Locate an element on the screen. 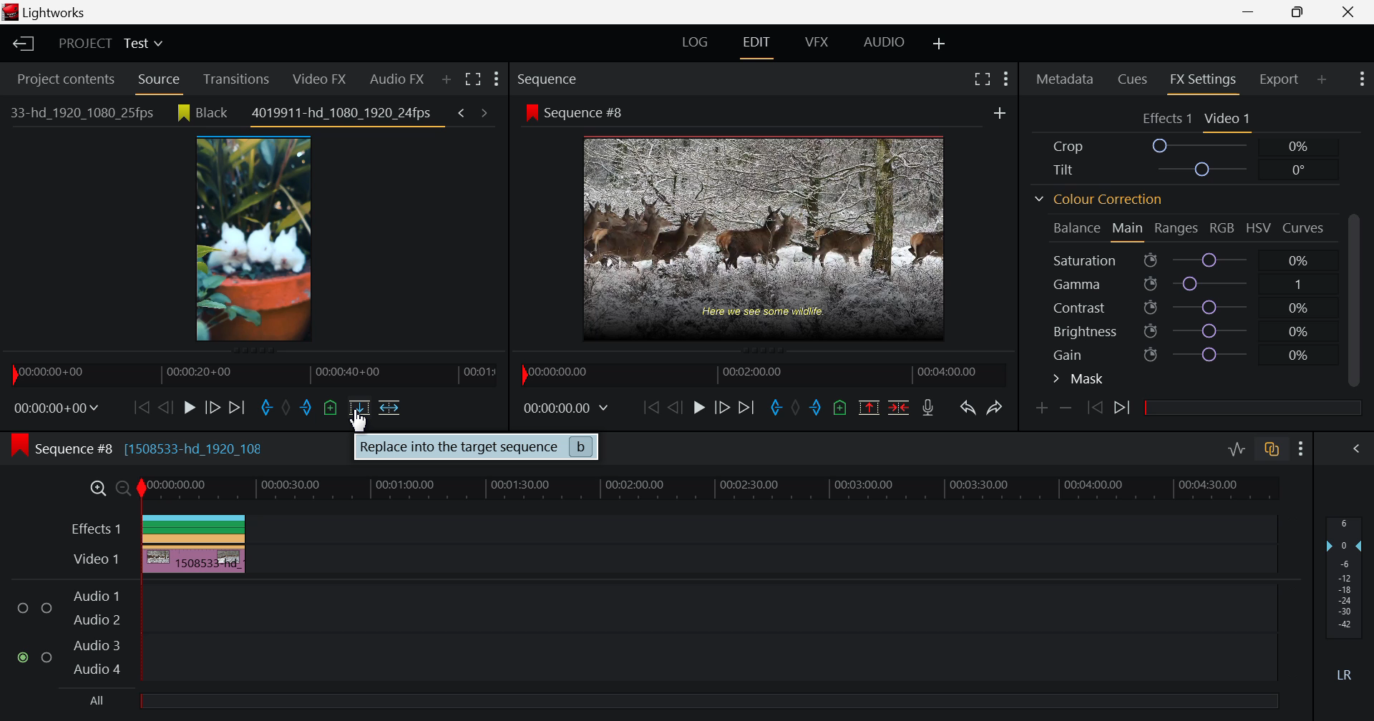  Previous keyframe is located at coordinates (1096, 409).